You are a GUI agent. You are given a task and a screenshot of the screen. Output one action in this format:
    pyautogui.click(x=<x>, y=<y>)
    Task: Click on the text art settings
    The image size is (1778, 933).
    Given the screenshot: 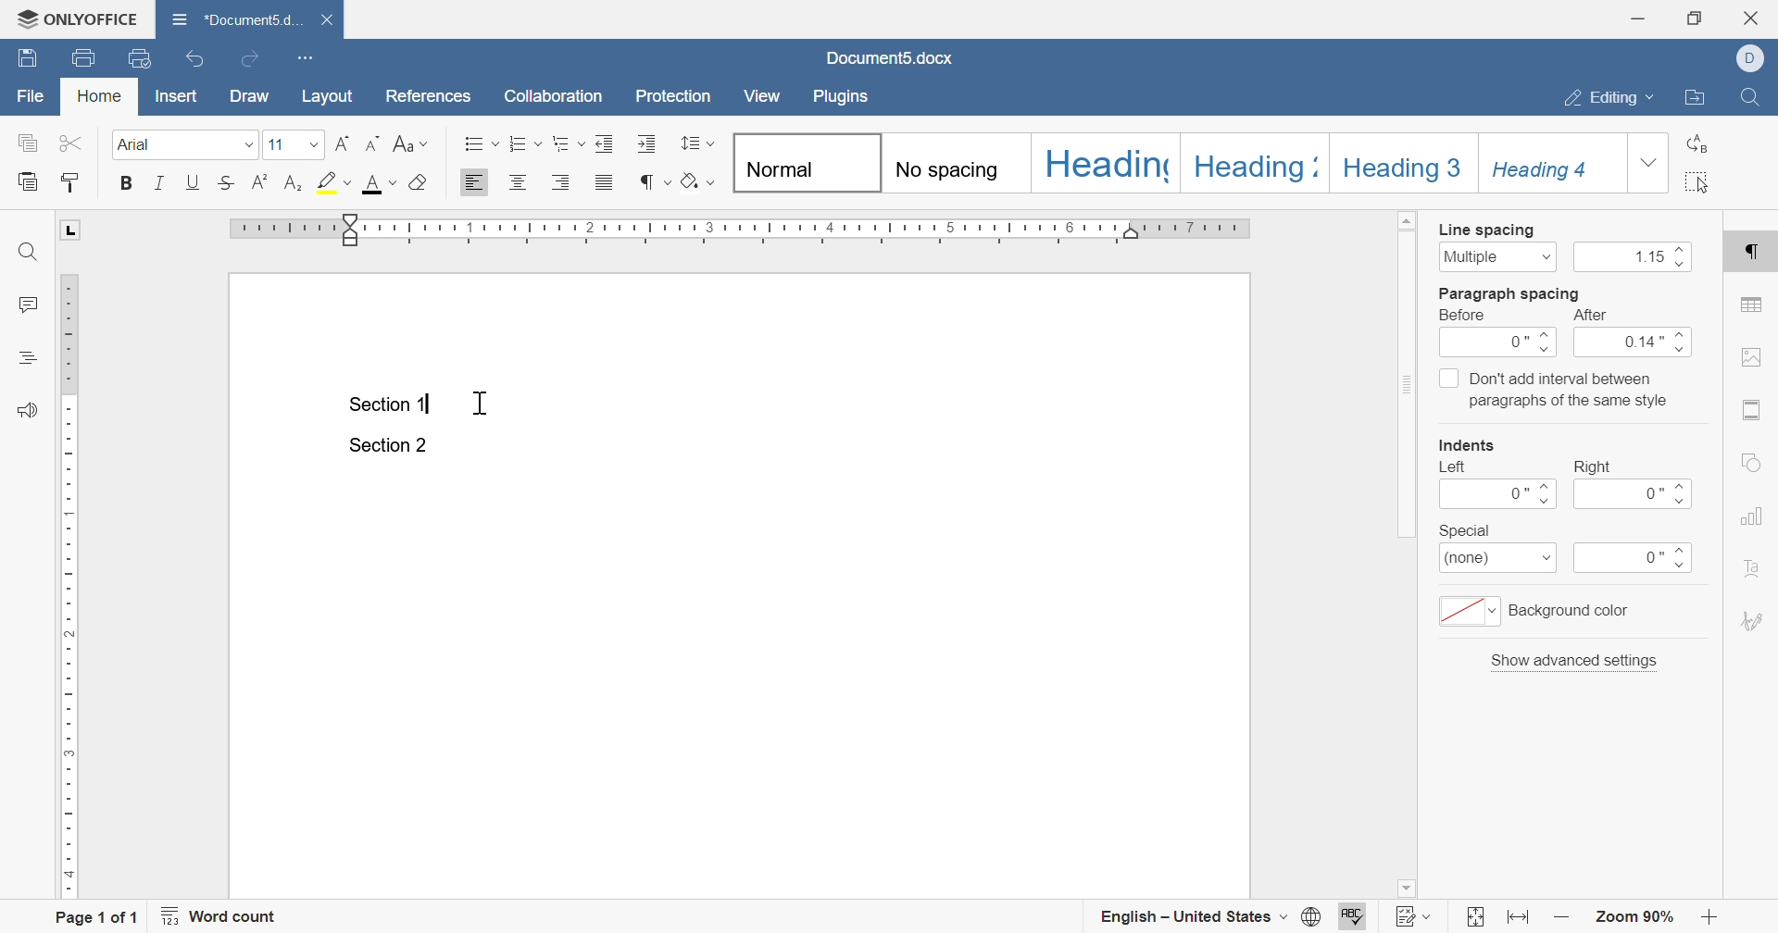 What is the action you would take?
    pyautogui.click(x=1749, y=566)
    